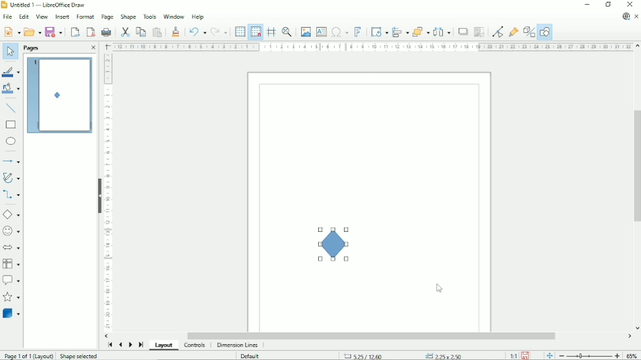  Describe the element at coordinates (197, 31) in the screenshot. I see `Undo` at that location.